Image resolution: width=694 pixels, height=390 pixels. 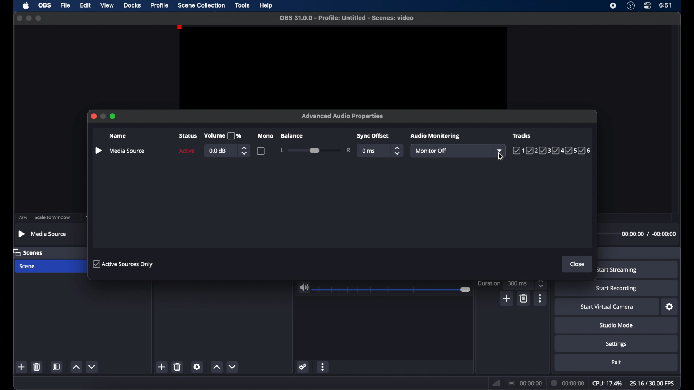 What do you see at coordinates (93, 116) in the screenshot?
I see `close` at bounding box center [93, 116].